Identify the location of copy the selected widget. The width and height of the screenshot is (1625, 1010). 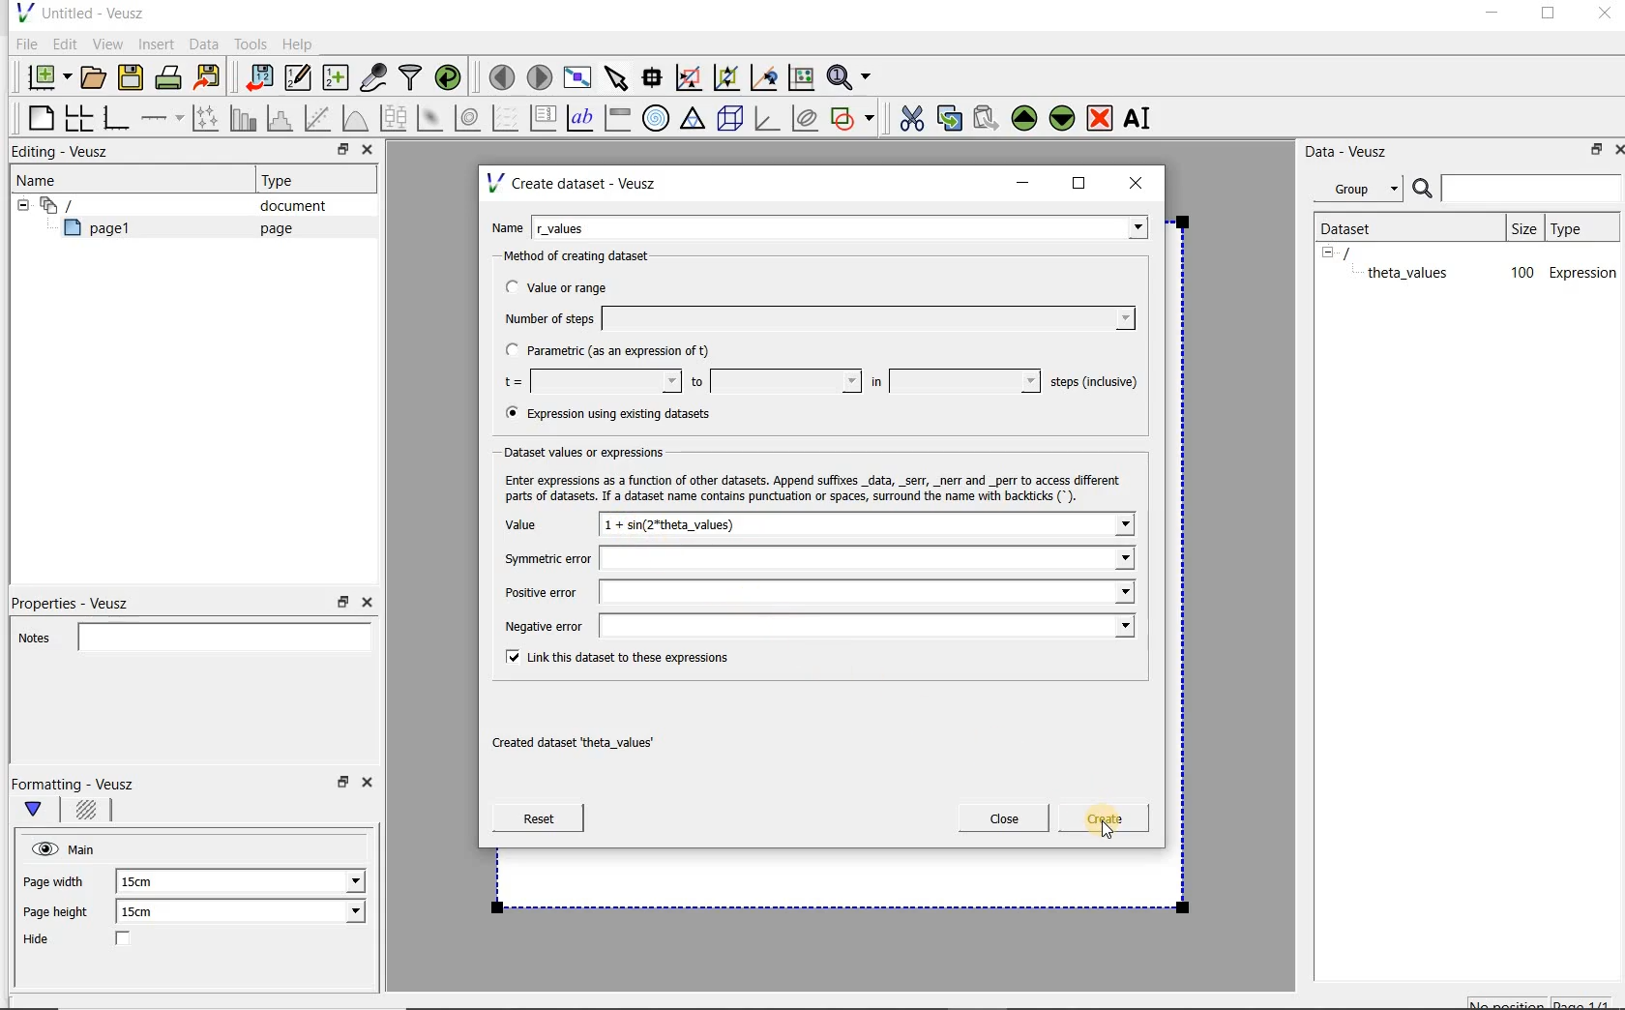
(951, 117).